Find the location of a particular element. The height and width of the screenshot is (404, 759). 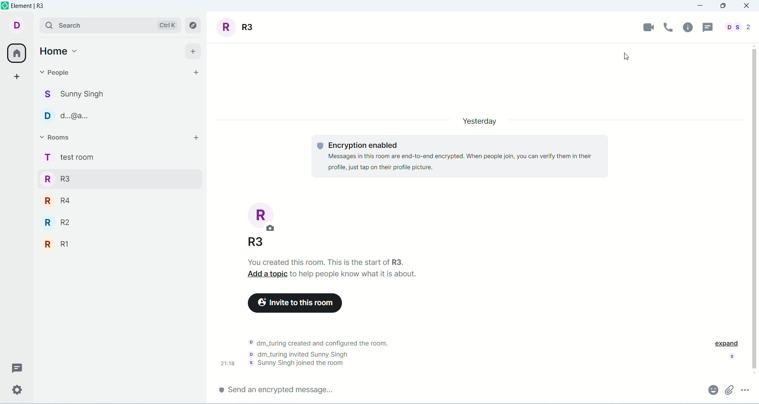

cursor is located at coordinates (634, 57).